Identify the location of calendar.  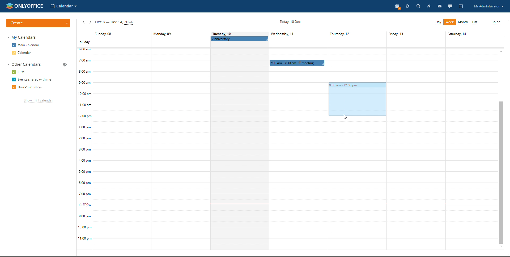
(26, 53).